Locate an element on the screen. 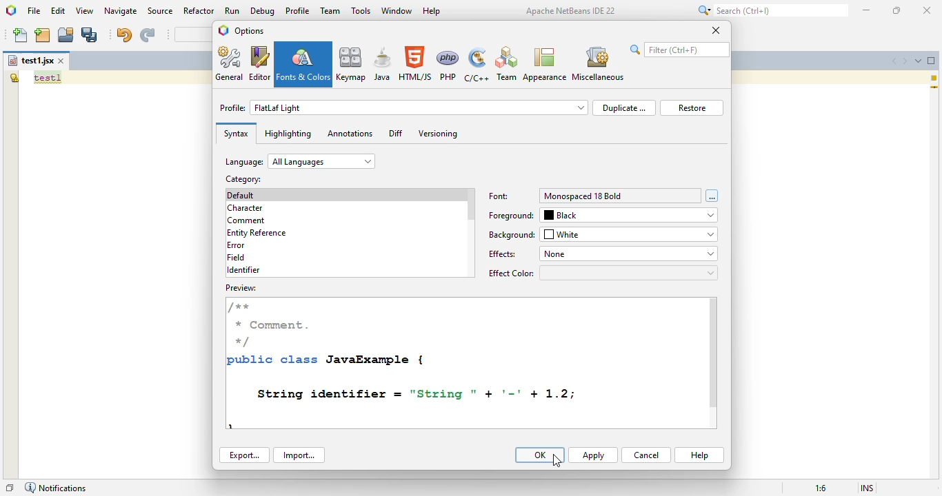  notifications is located at coordinates (55, 488).